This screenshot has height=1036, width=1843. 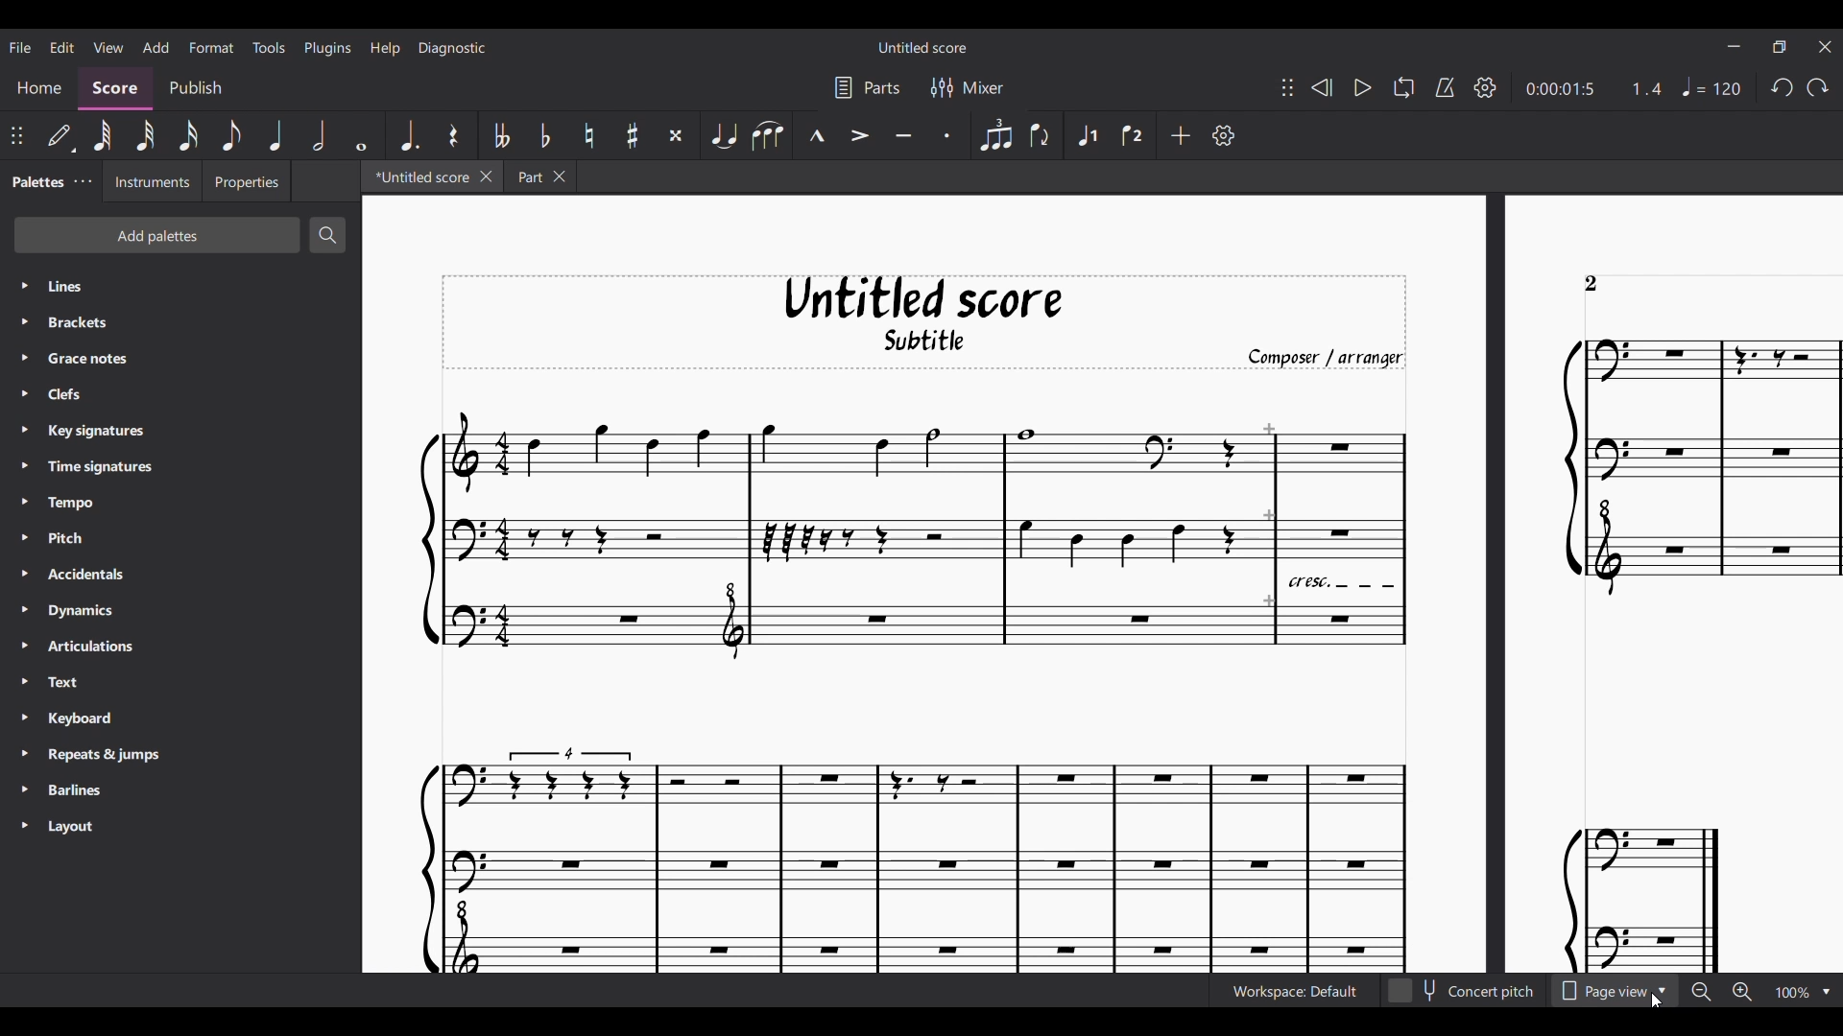 I want to click on Current tab, so click(x=419, y=176).